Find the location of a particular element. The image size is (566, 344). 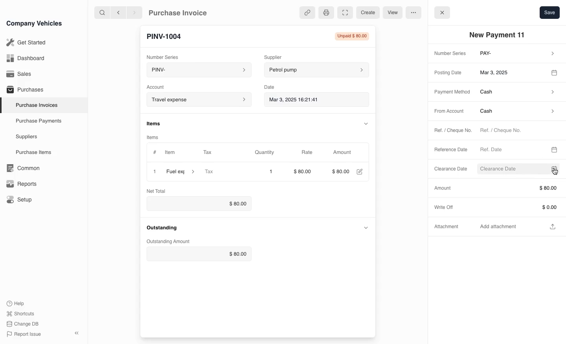

item   is located at coordinates (181, 172).